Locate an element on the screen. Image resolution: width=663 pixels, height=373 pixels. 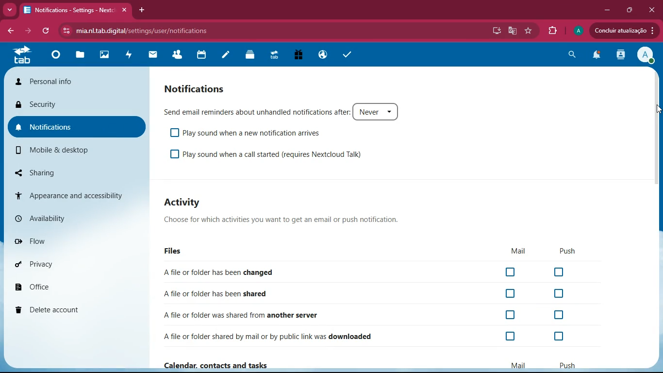
off is located at coordinates (559, 271).